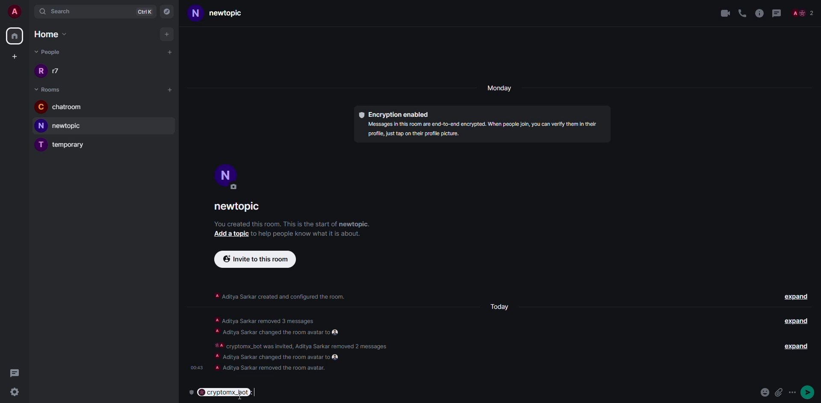 Image resolution: width=821 pixels, height=403 pixels. Describe the element at coordinates (742, 12) in the screenshot. I see `voice call` at that location.